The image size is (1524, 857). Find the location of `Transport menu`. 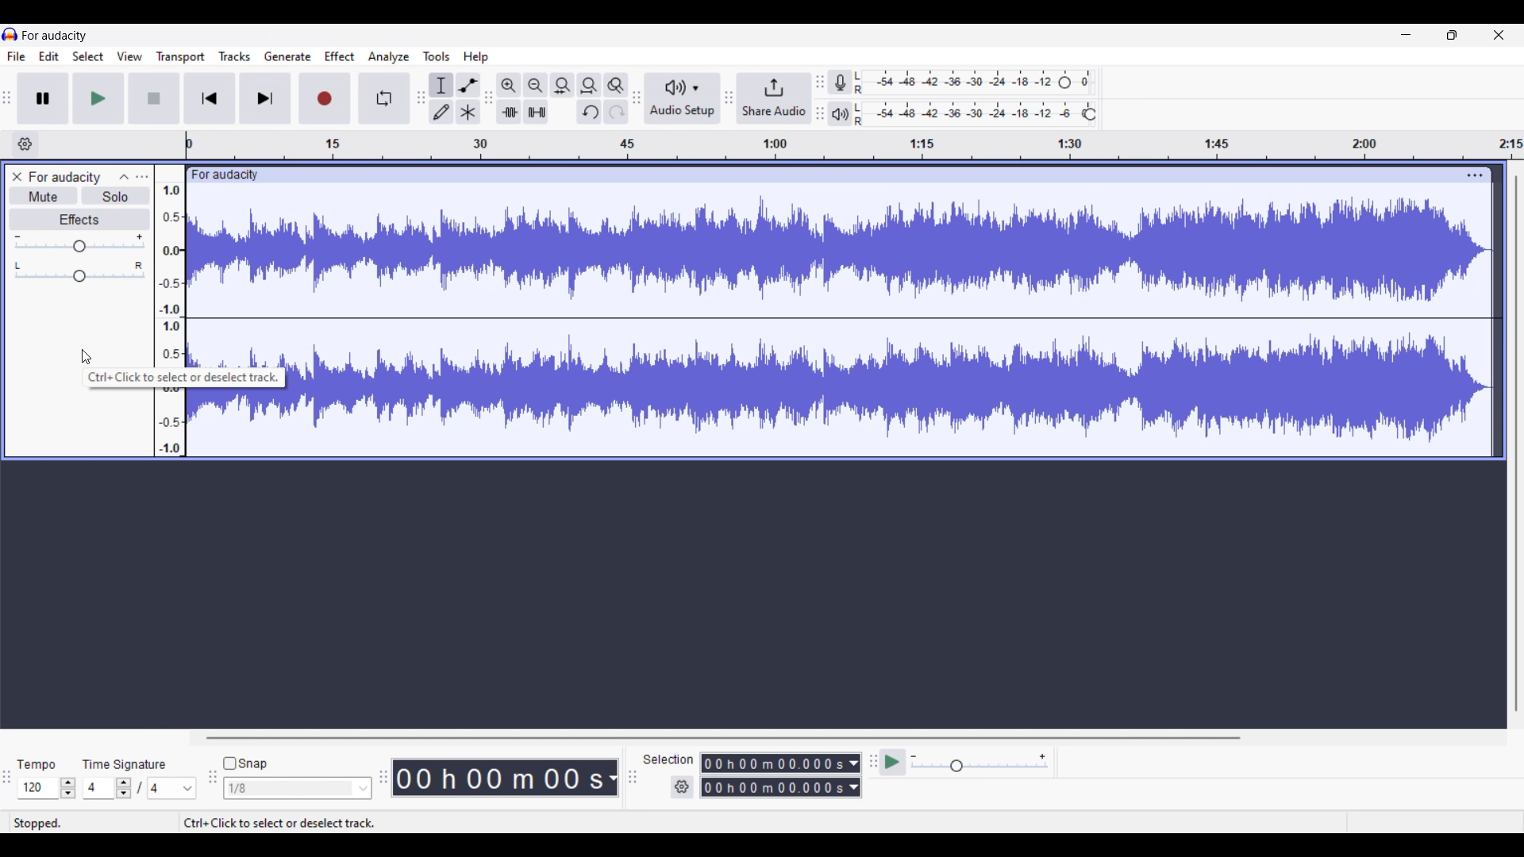

Transport menu is located at coordinates (181, 58).